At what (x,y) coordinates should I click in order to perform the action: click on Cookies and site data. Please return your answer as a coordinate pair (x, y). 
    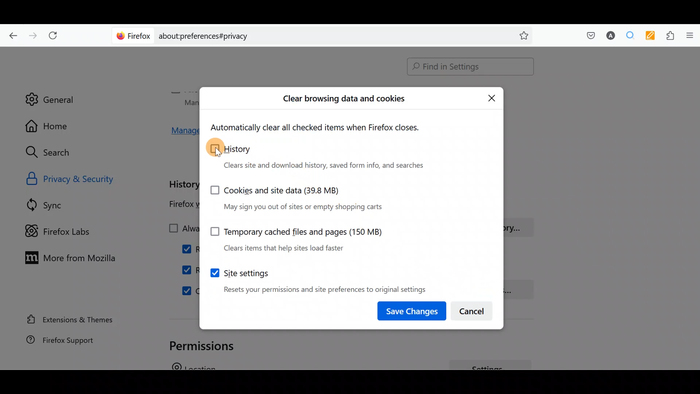
    Looking at the image, I should click on (305, 197).